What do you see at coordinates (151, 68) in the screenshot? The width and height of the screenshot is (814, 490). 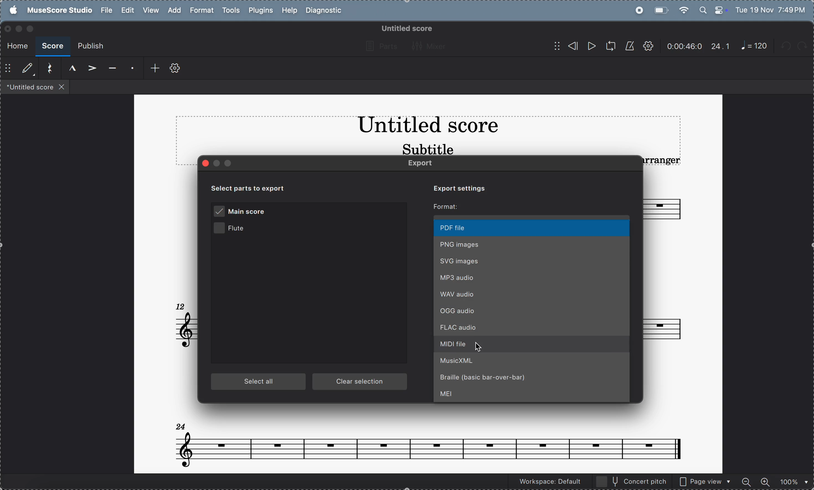 I see `add` at bounding box center [151, 68].